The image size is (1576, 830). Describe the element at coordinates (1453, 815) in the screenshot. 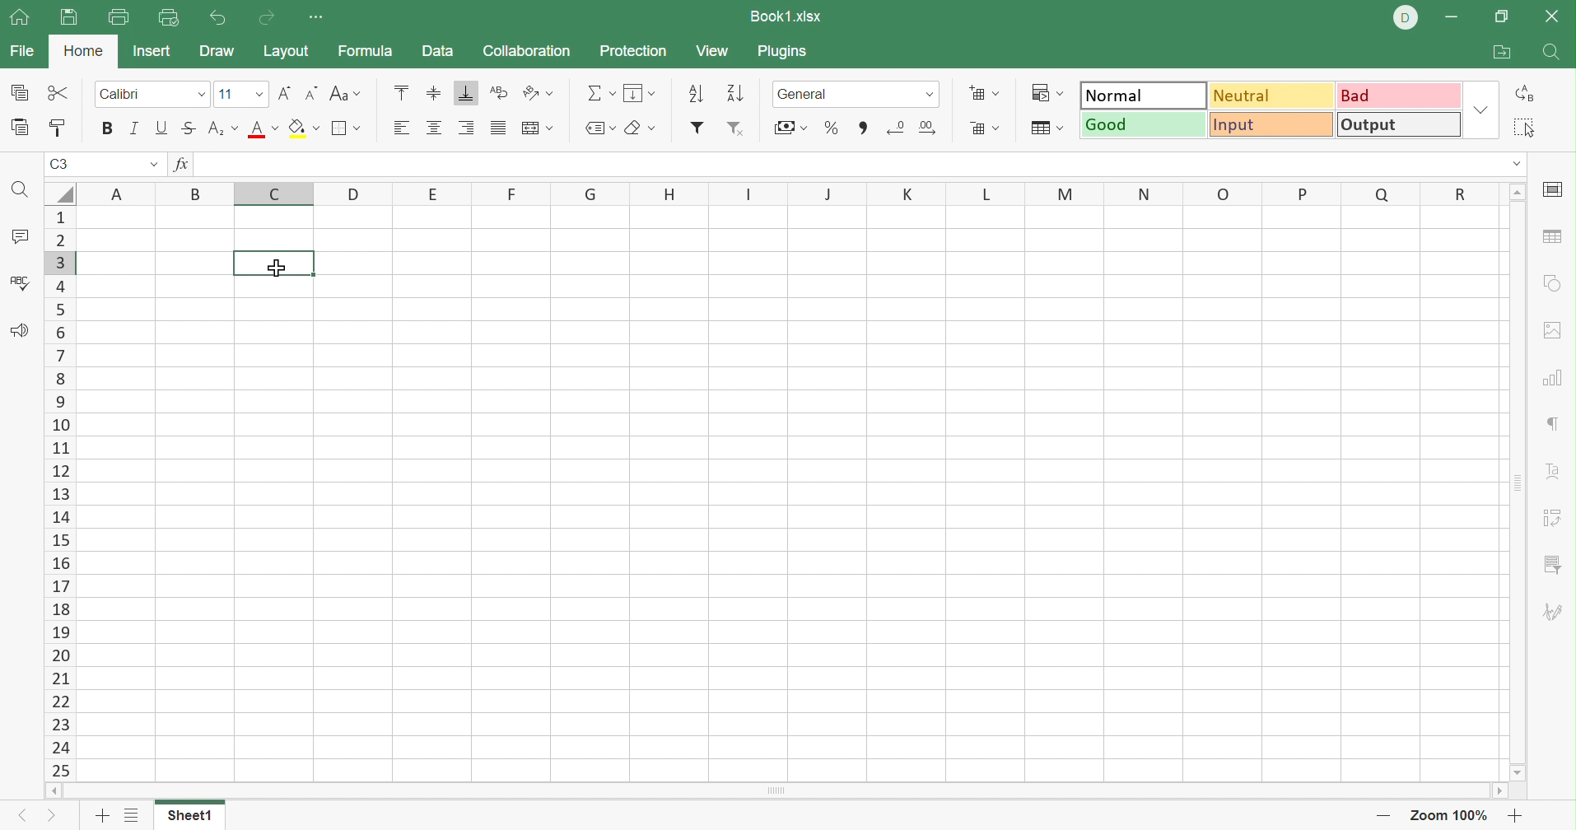

I see `Zoom 100%` at that location.